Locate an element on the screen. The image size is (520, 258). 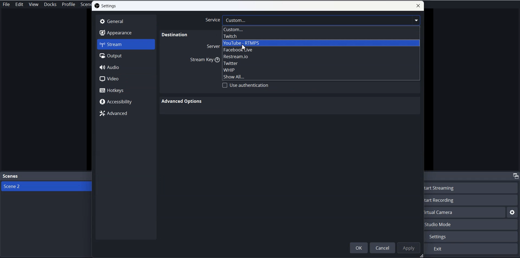
Scenes is located at coordinates (46, 177).